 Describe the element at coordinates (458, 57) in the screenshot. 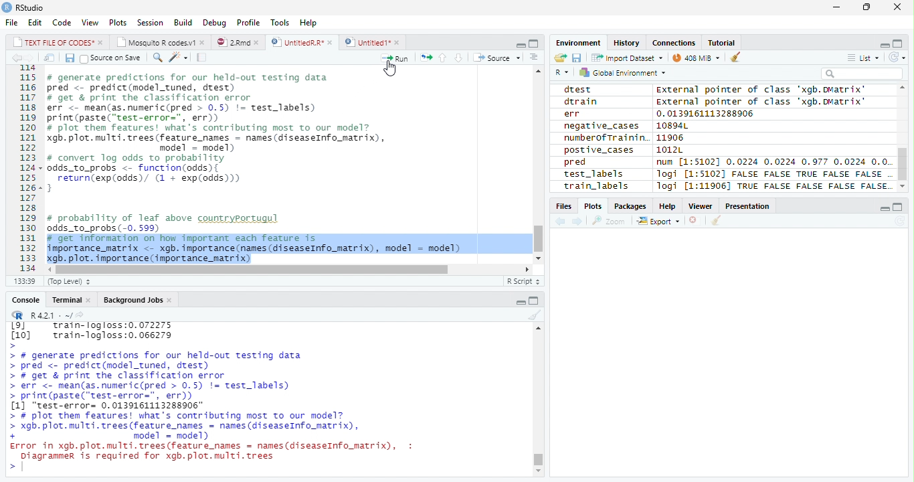

I see `Down` at that location.